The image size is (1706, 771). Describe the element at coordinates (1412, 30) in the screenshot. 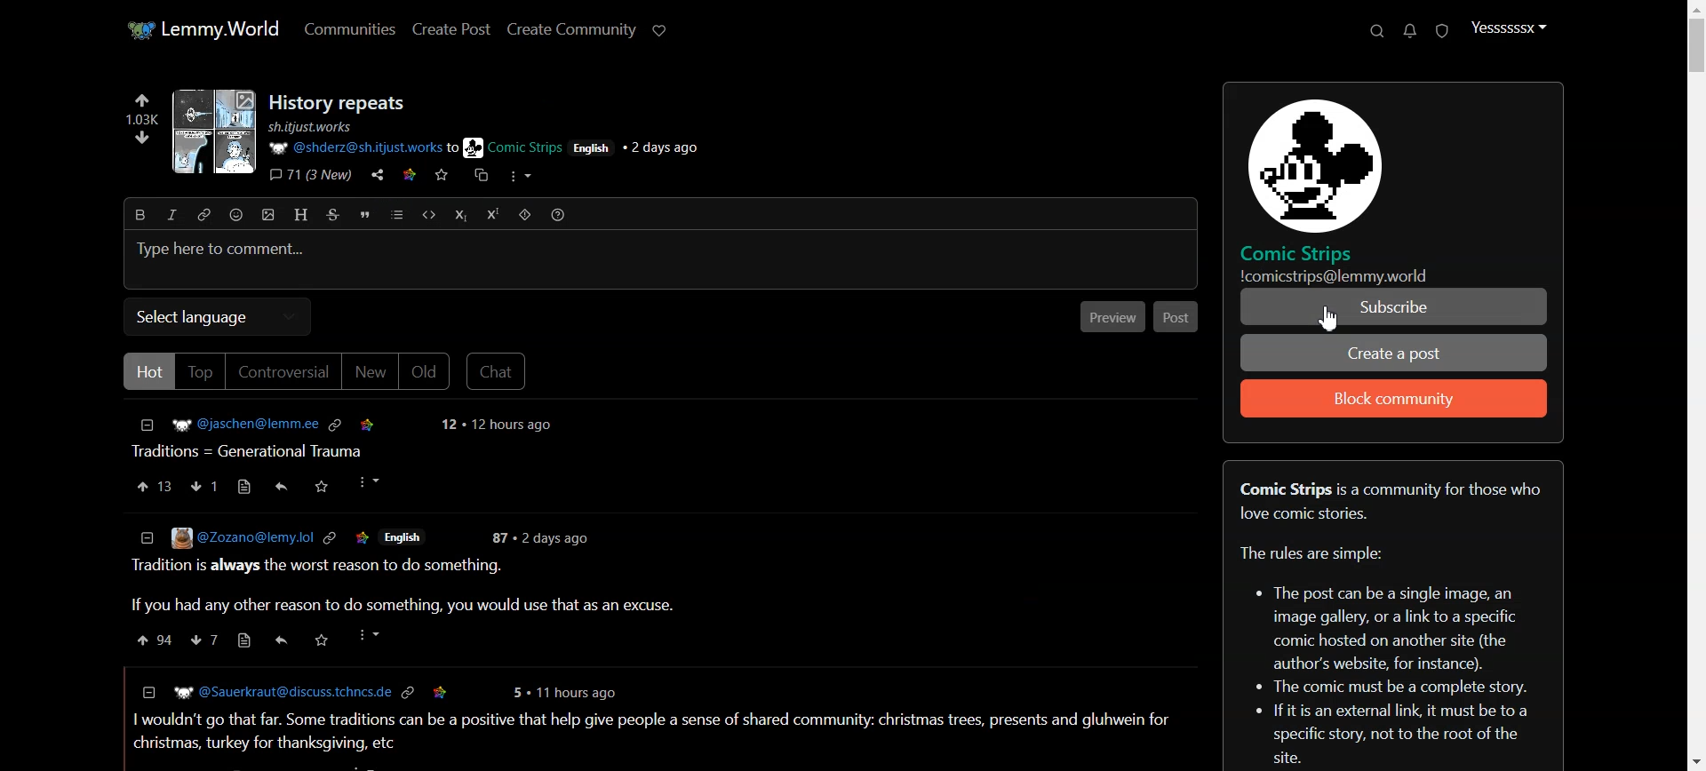

I see `Notifications` at that location.